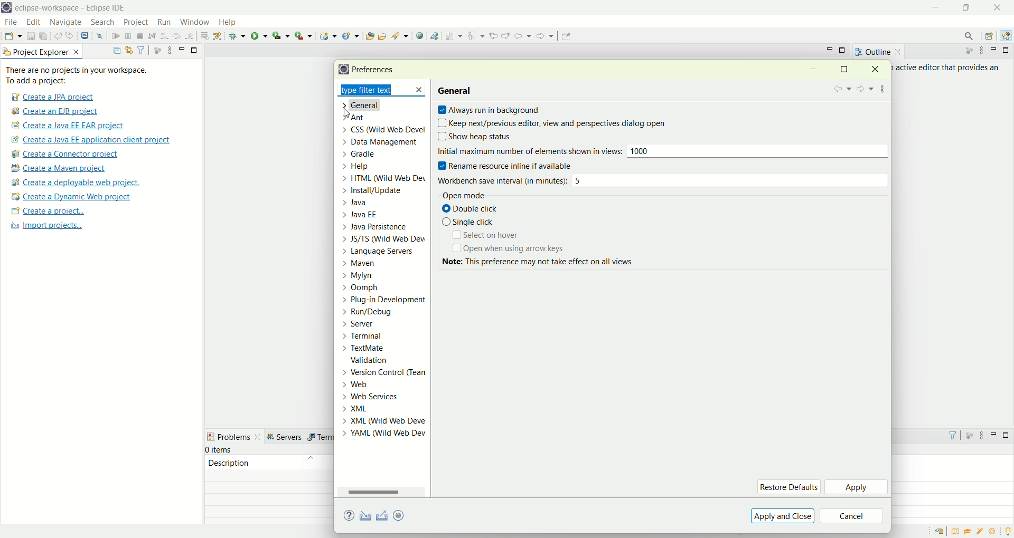 This screenshot has height=538, width=1014. I want to click on show heap status, so click(493, 137).